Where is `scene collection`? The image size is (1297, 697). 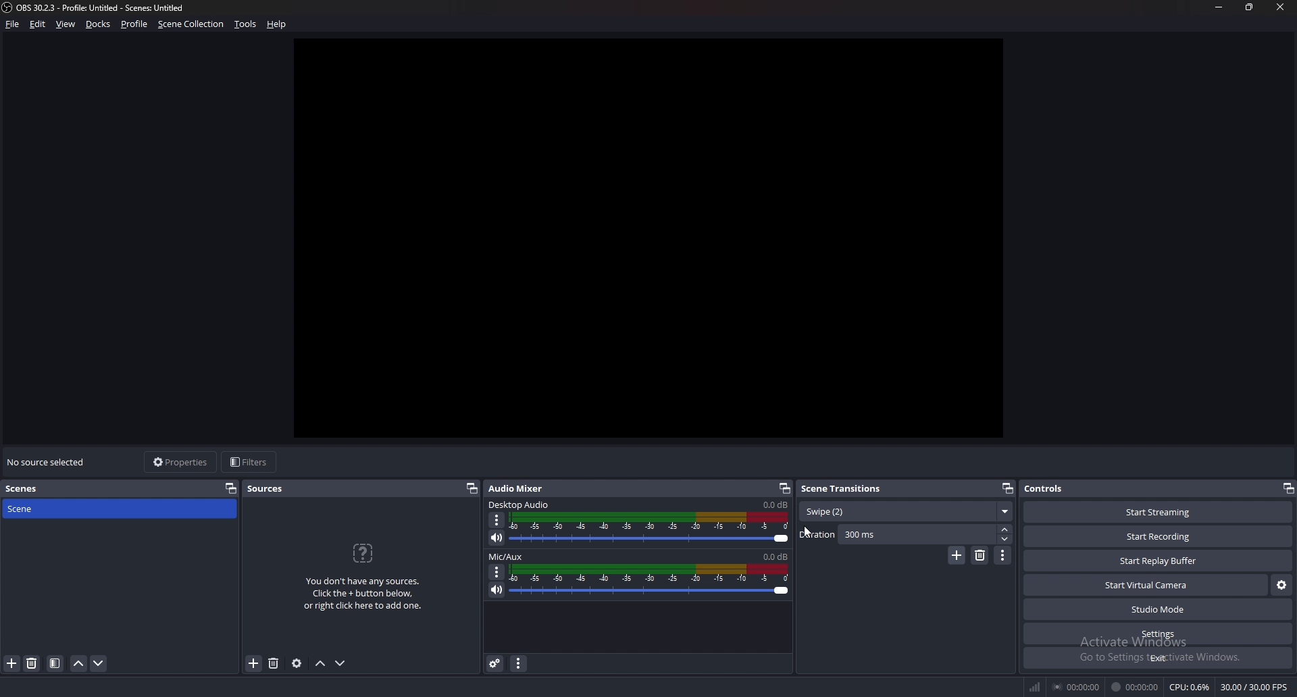 scene collection is located at coordinates (193, 24).